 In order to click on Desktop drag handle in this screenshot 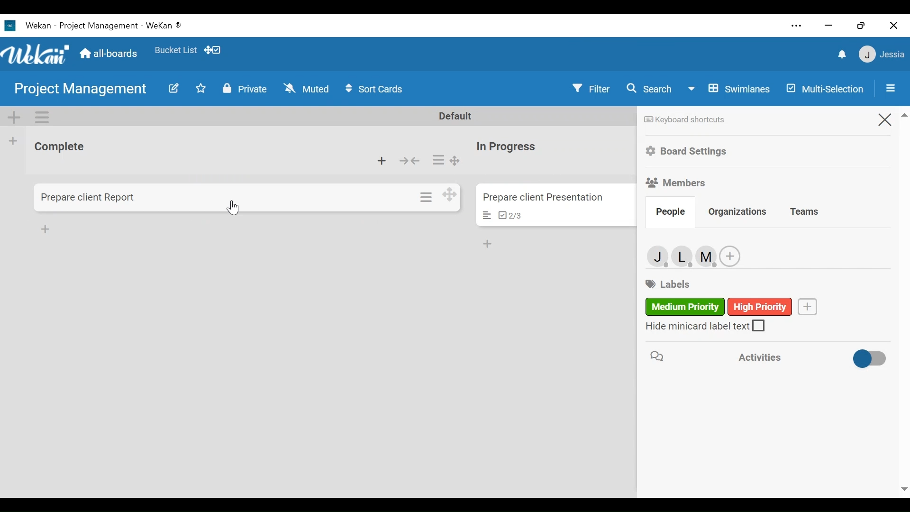, I will do `click(454, 161)`.